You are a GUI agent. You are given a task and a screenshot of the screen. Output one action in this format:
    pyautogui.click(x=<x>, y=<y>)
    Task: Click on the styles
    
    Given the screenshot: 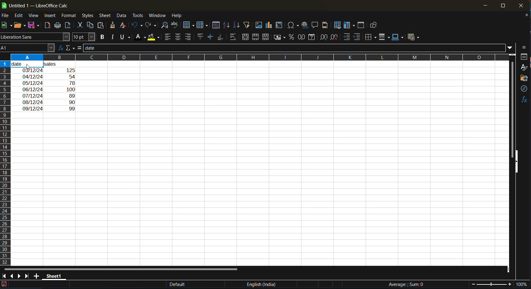 What is the action you would take?
    pyautogui.click(x=524, y=68)
    